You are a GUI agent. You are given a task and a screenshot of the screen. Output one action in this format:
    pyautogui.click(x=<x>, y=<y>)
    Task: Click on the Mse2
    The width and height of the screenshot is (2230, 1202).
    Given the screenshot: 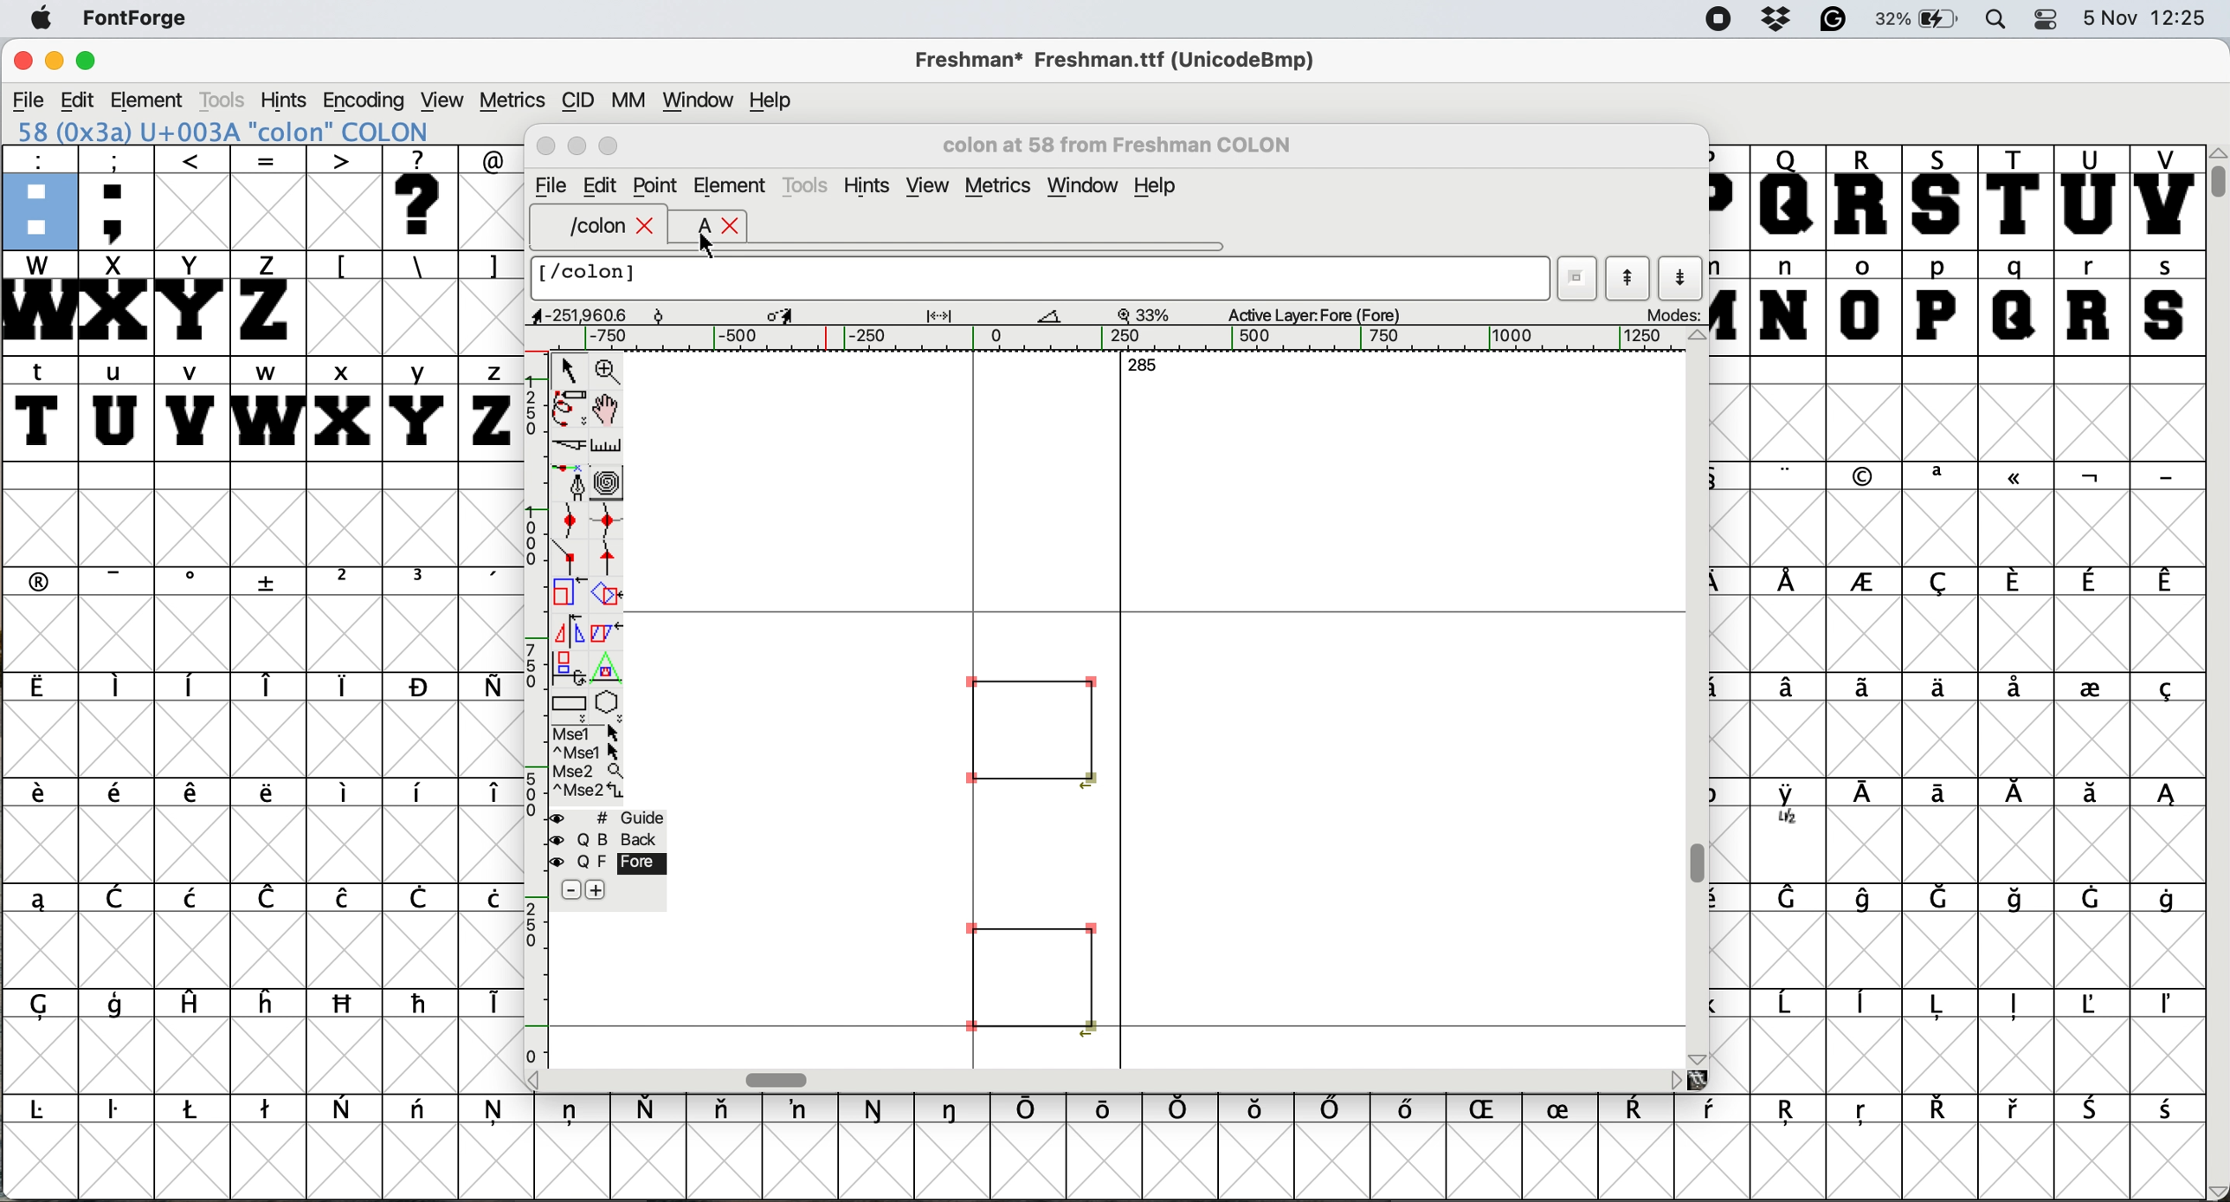 What is the action you would take?
    pyautogui.click(x=588, y=768)
    